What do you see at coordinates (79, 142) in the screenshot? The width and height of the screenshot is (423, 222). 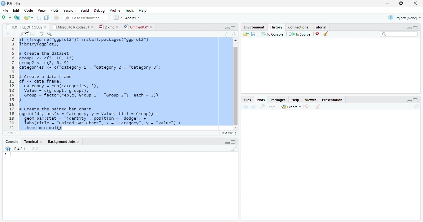 I see `close` at bounding box center [79, 142].